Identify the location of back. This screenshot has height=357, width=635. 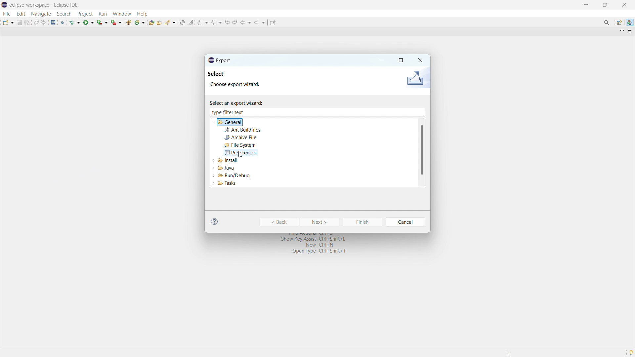
(246, 22).